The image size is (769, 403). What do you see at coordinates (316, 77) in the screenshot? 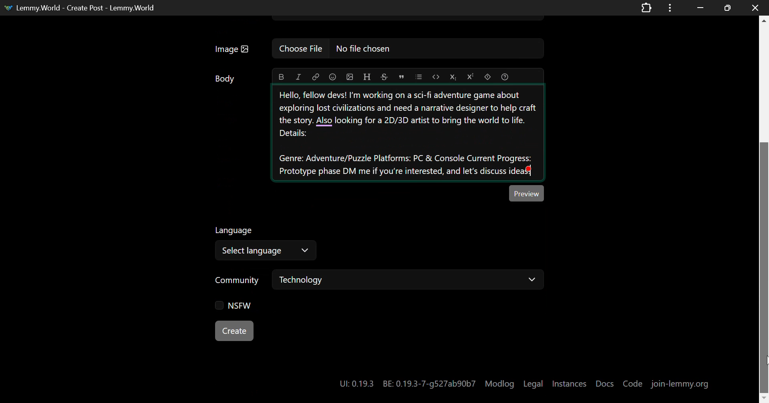
I see `link` at bounding box center [316, 77].